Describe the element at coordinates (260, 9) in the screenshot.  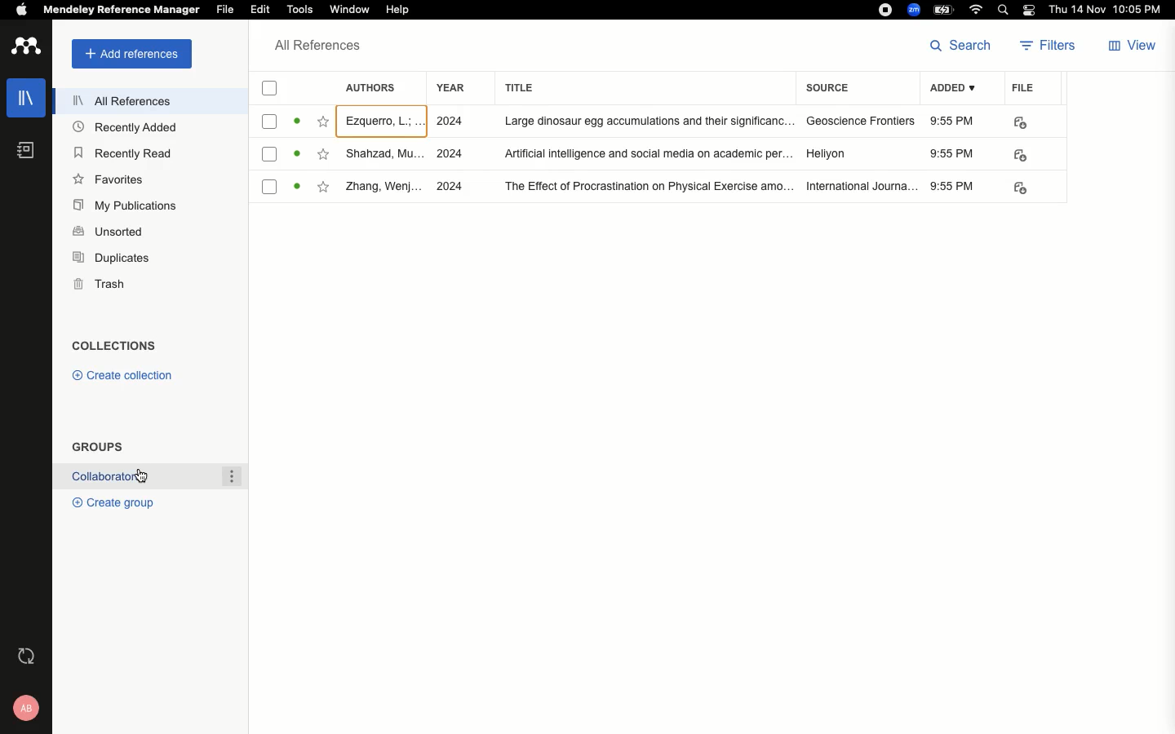
I see `Edit` at that location.